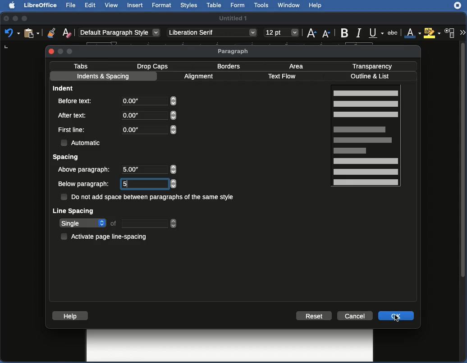 The width and height of the screenshot is (467, 363). What do you see at coordinates (85, 169) in the screenshot?
I see `Above paragraph` at bounding box center [85, 169].